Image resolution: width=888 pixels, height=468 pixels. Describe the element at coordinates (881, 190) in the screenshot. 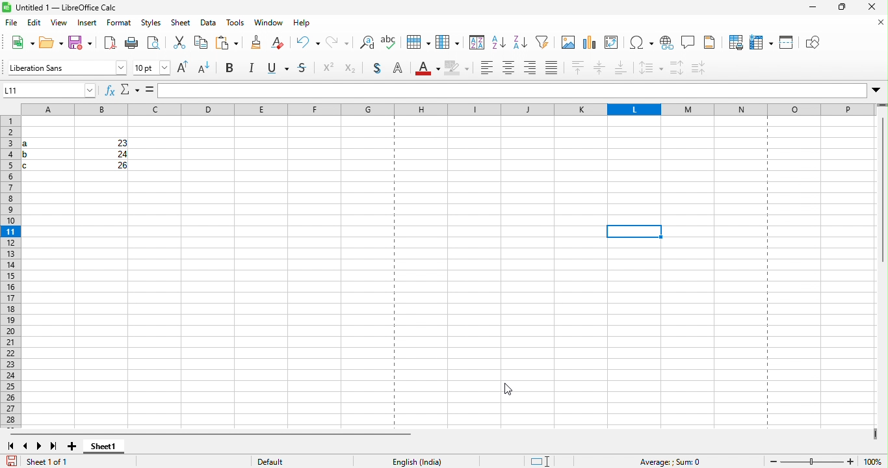

I see `vertical scroll bar` at that location.